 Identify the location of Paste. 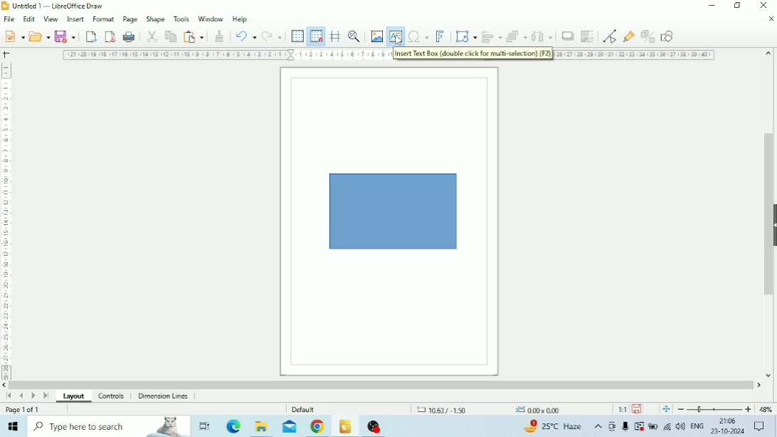
(194, 37).